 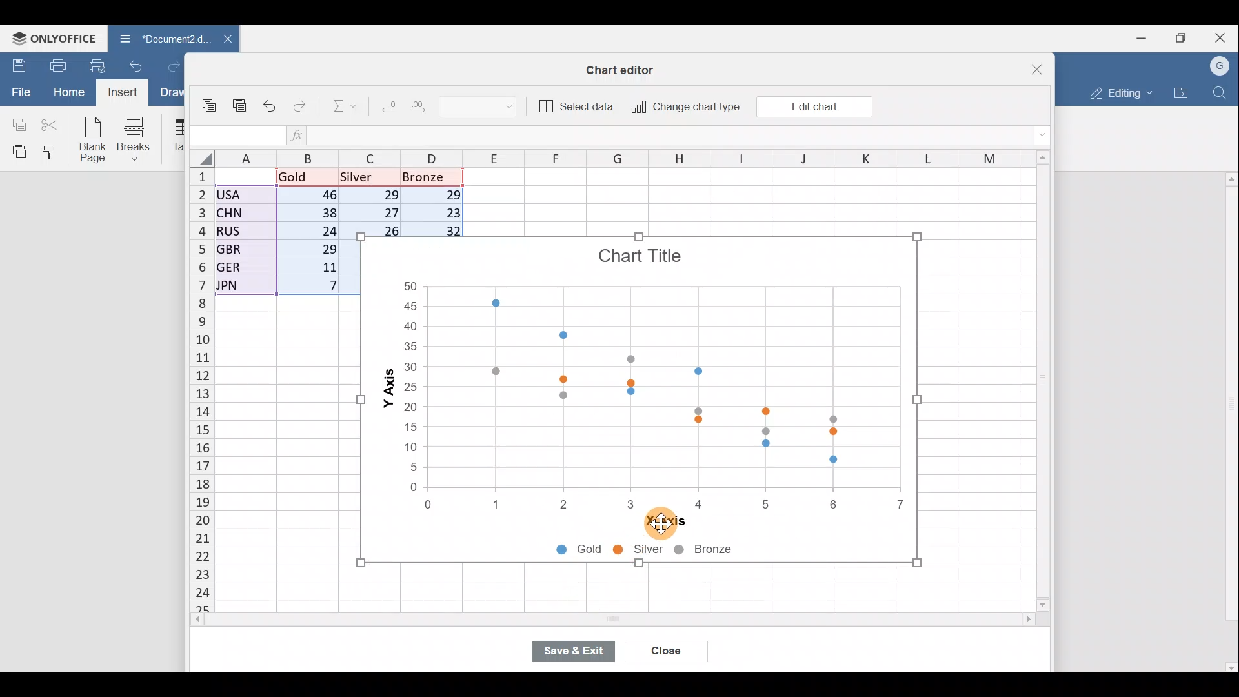 I want to click on Find, so click(x=1220, y=93).